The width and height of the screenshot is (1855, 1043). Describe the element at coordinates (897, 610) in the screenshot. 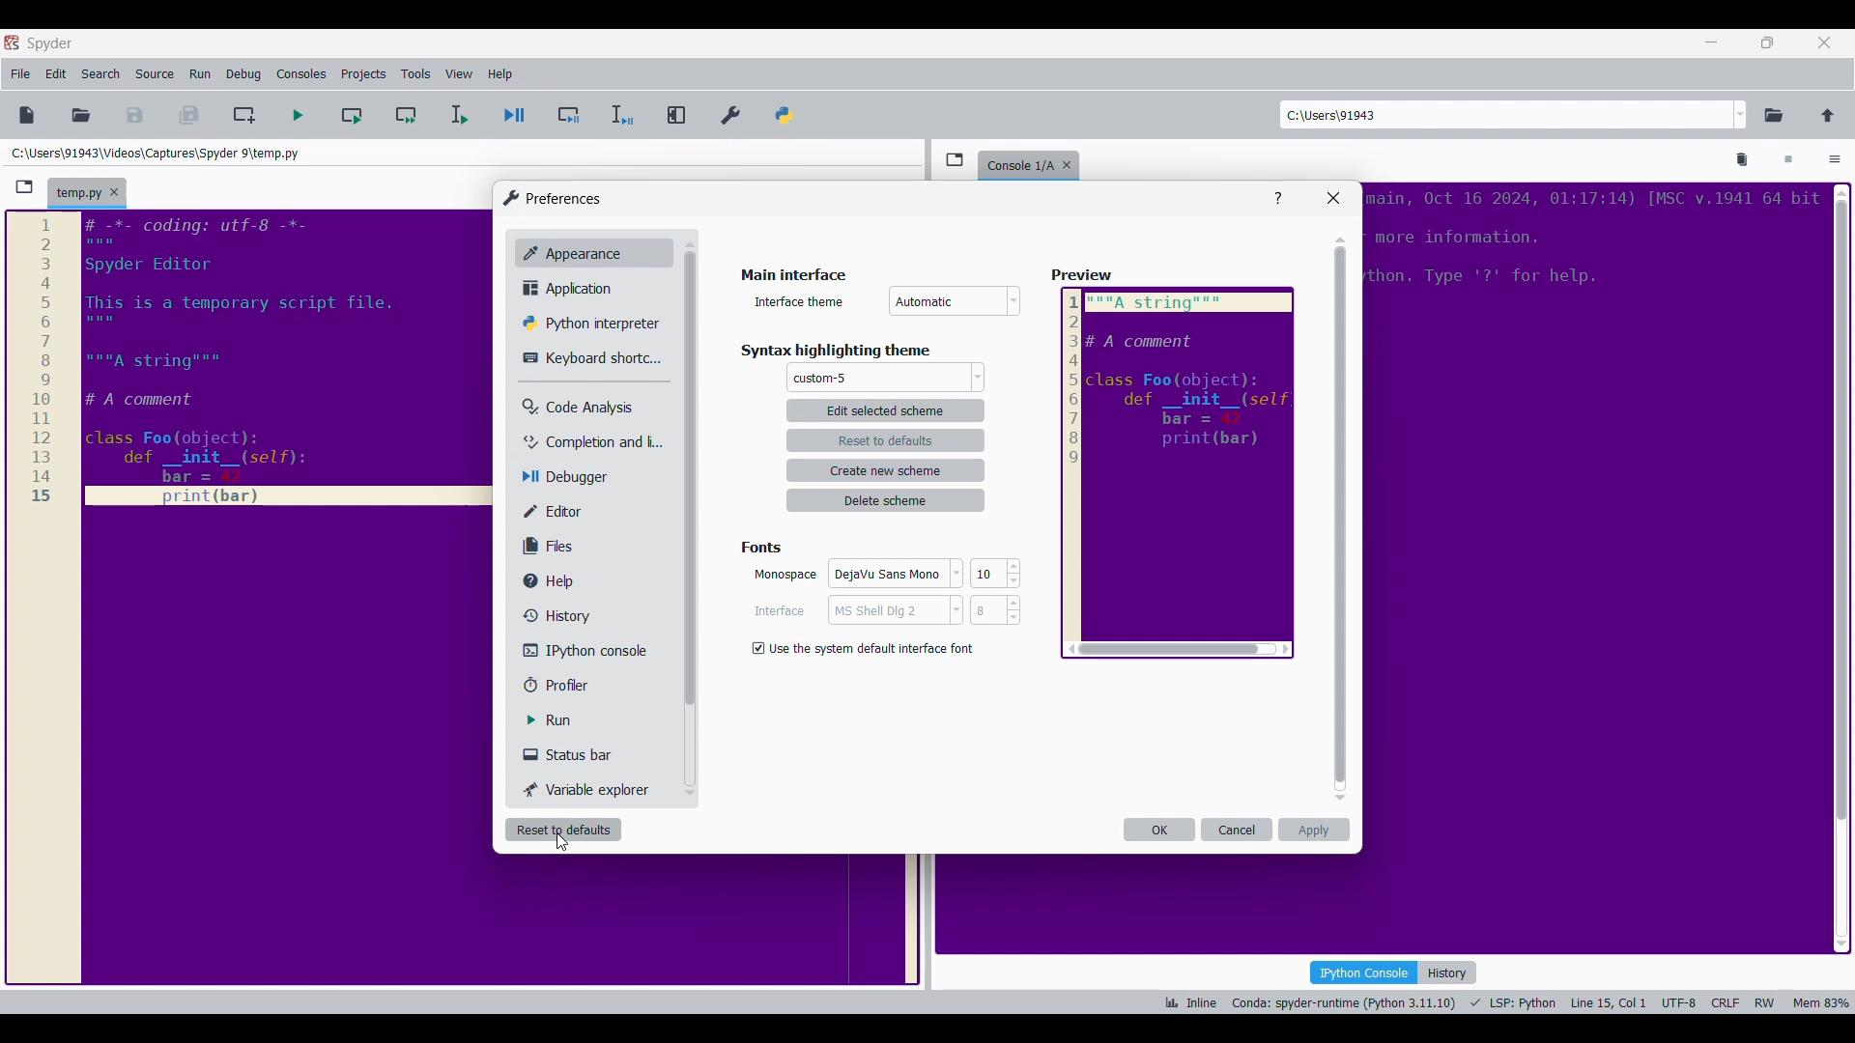

I see `MS Shell Dig 2 ` at that location.